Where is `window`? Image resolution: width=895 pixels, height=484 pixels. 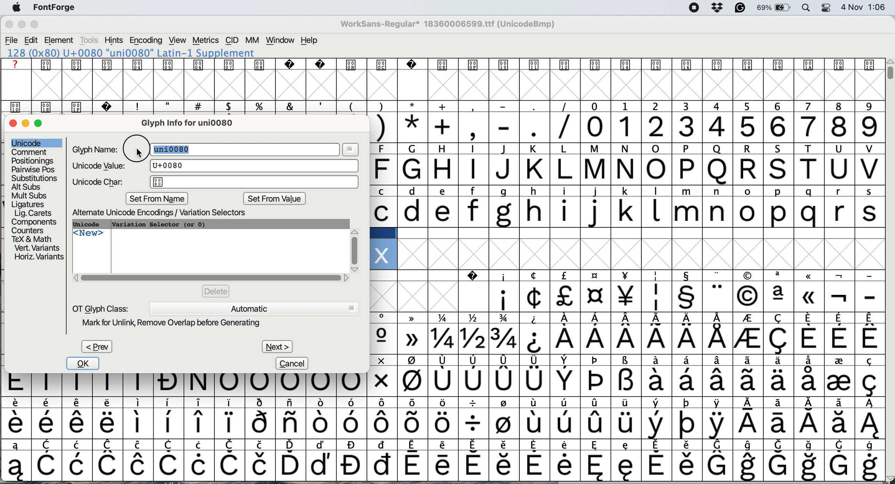
window is located at coordinates (280, 41).